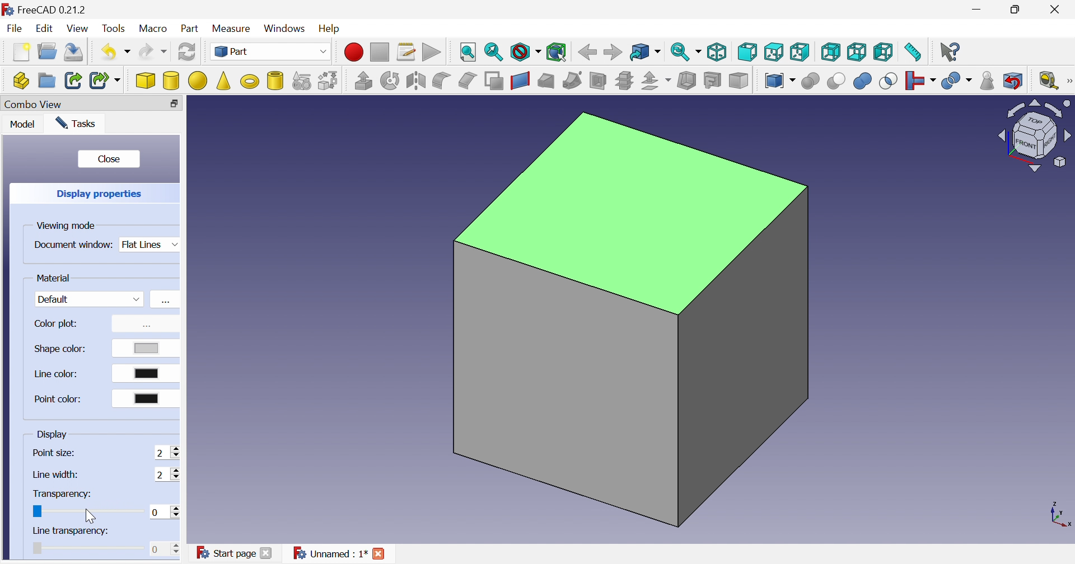 This screenshot has height=564, width=1075. Describe the element at coordinates (741, 81) in the screenshot. I see `Color per face` at that location.